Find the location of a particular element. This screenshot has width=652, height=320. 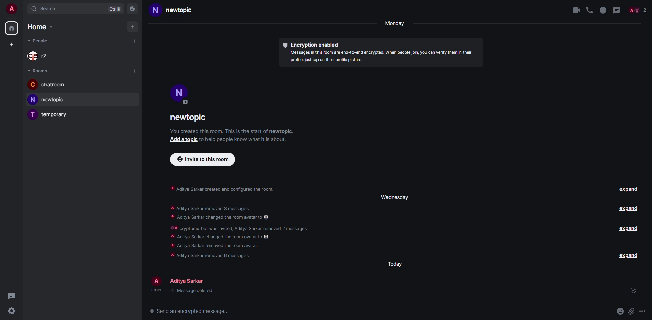

encryption enabled is located at coordinates (312, 45).